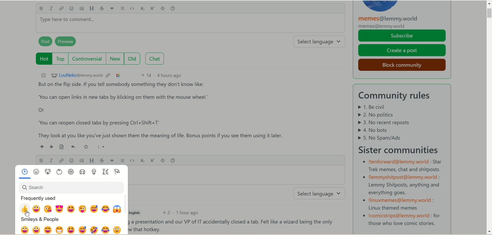 This screenshot has height=235, width=492. Describe the element at coordinates (163, 9) in the screenshot. I see `spoiler` at that location.